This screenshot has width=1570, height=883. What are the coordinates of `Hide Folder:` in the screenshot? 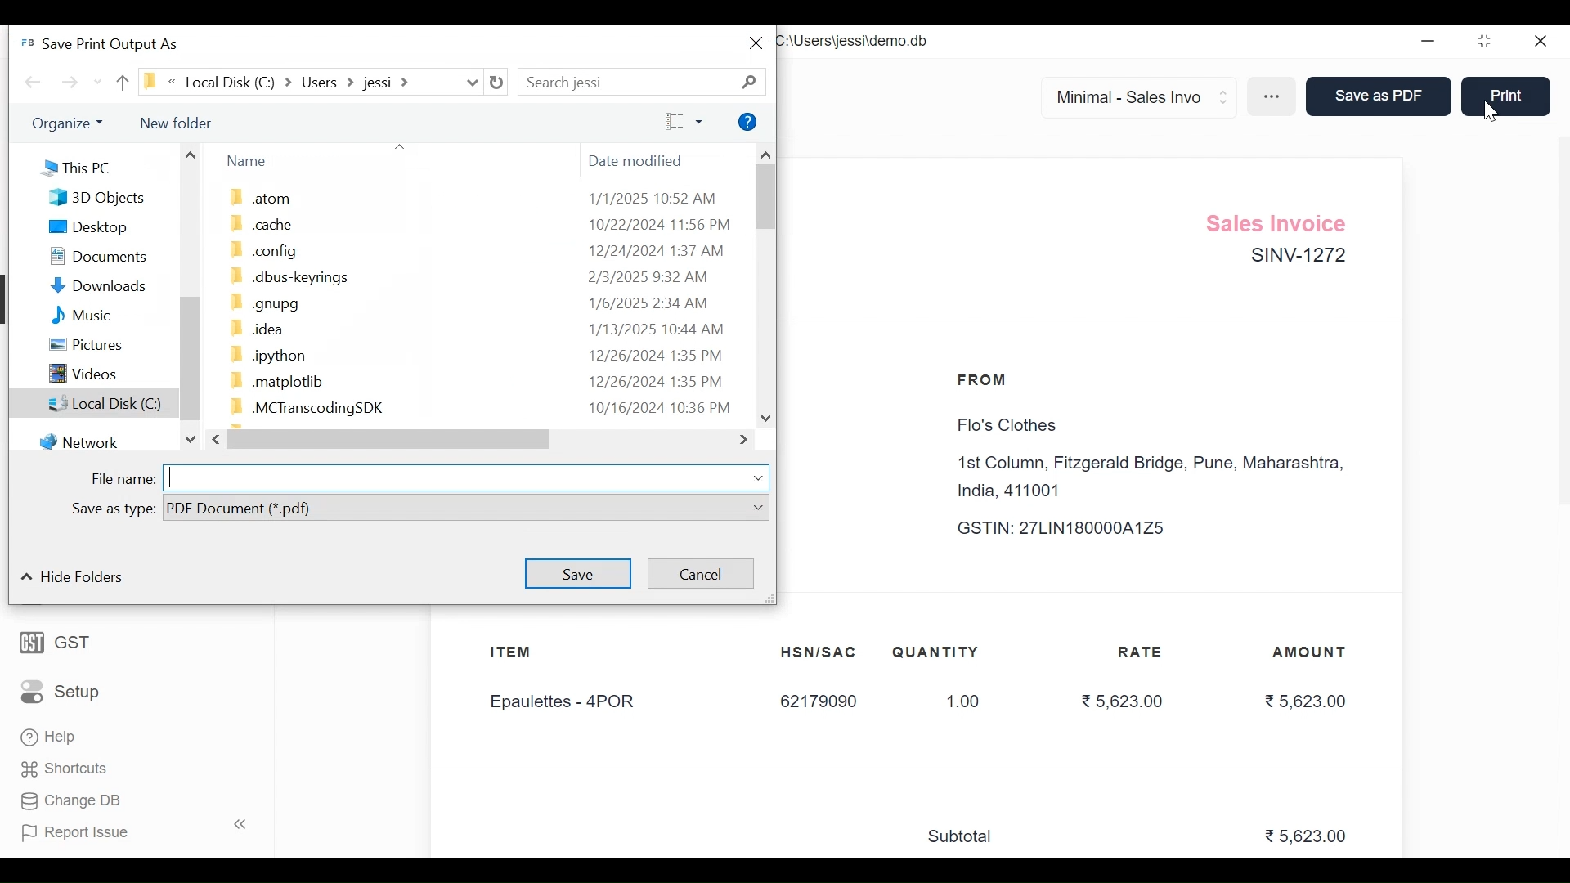 It's located at (78, 578).